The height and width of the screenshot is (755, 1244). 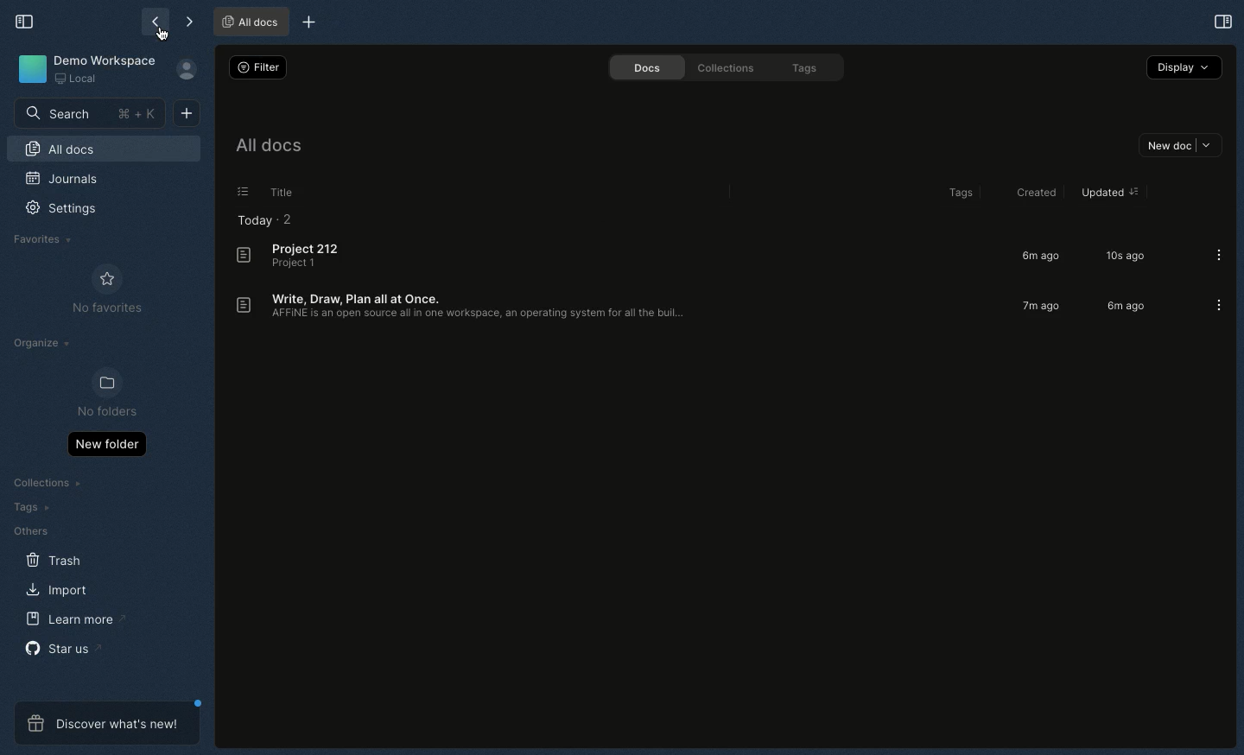 What do you see at coordinates (1222, 22) in the screenshot?
I see `Selection` at bounding box center [1222, 22].